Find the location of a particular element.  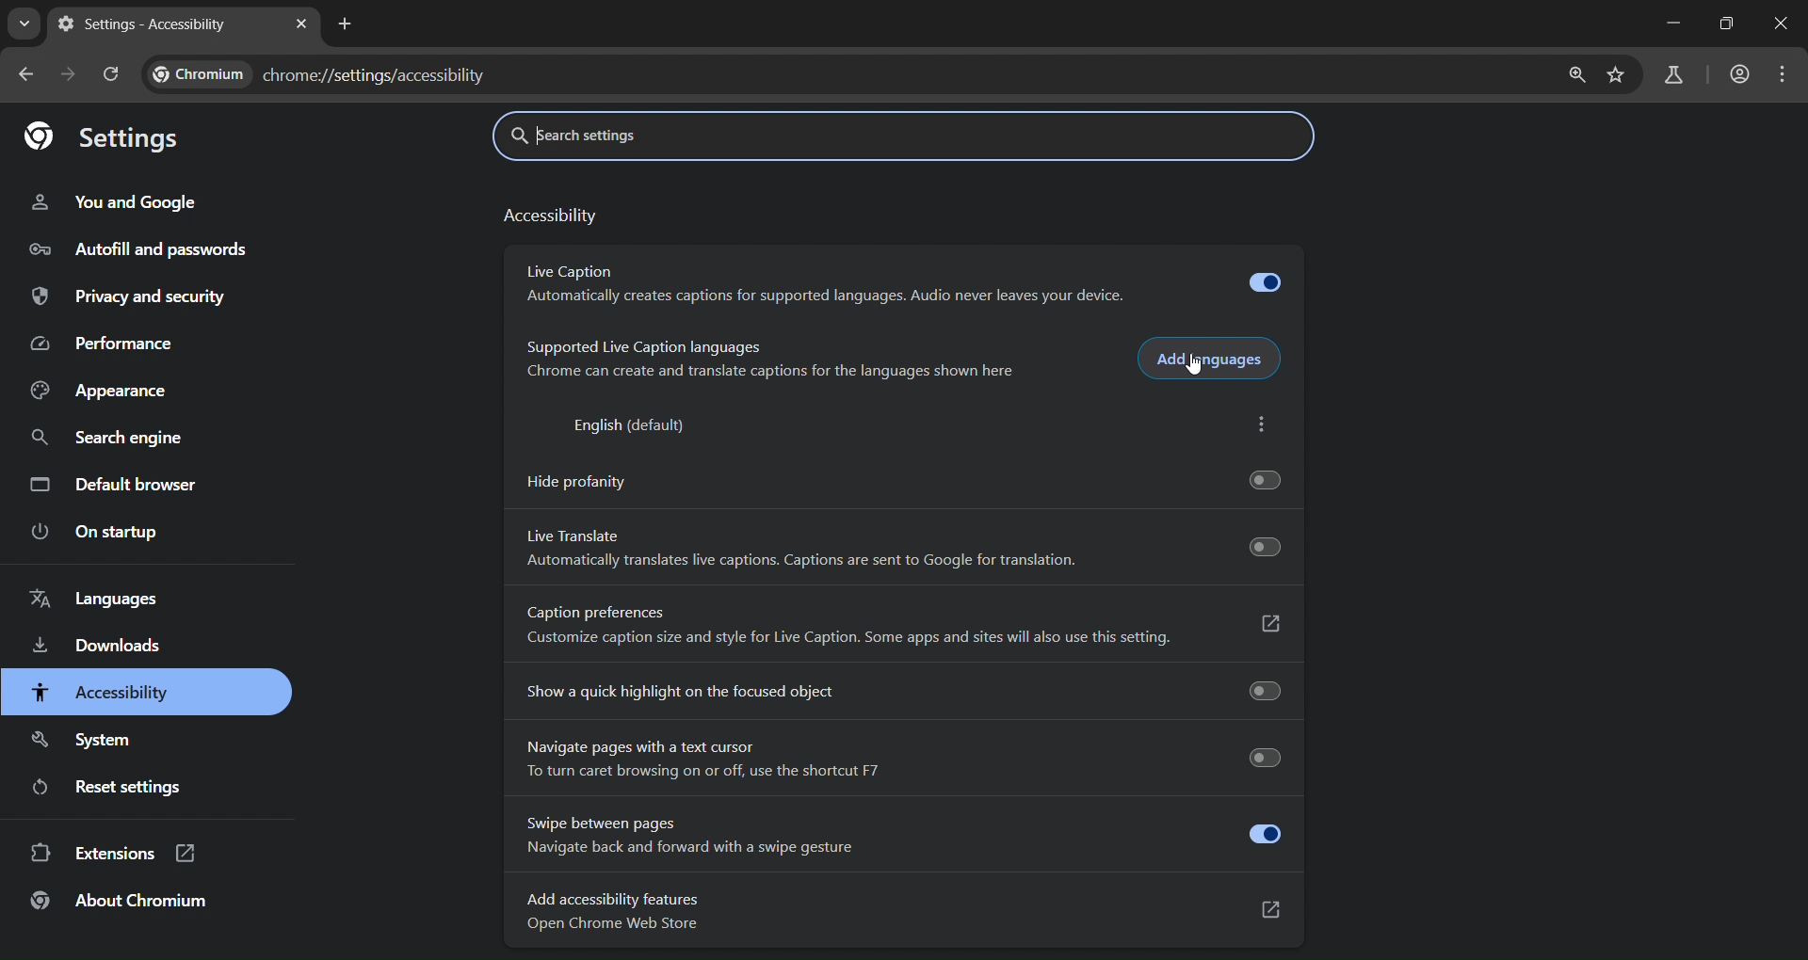

system is located at coordinates (86, 742).